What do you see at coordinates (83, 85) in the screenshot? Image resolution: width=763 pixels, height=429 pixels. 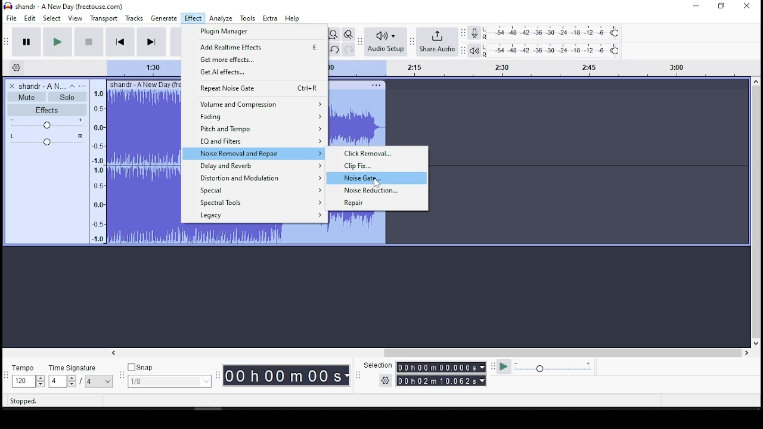 I see `open menu` at bounding box center [83, 85].